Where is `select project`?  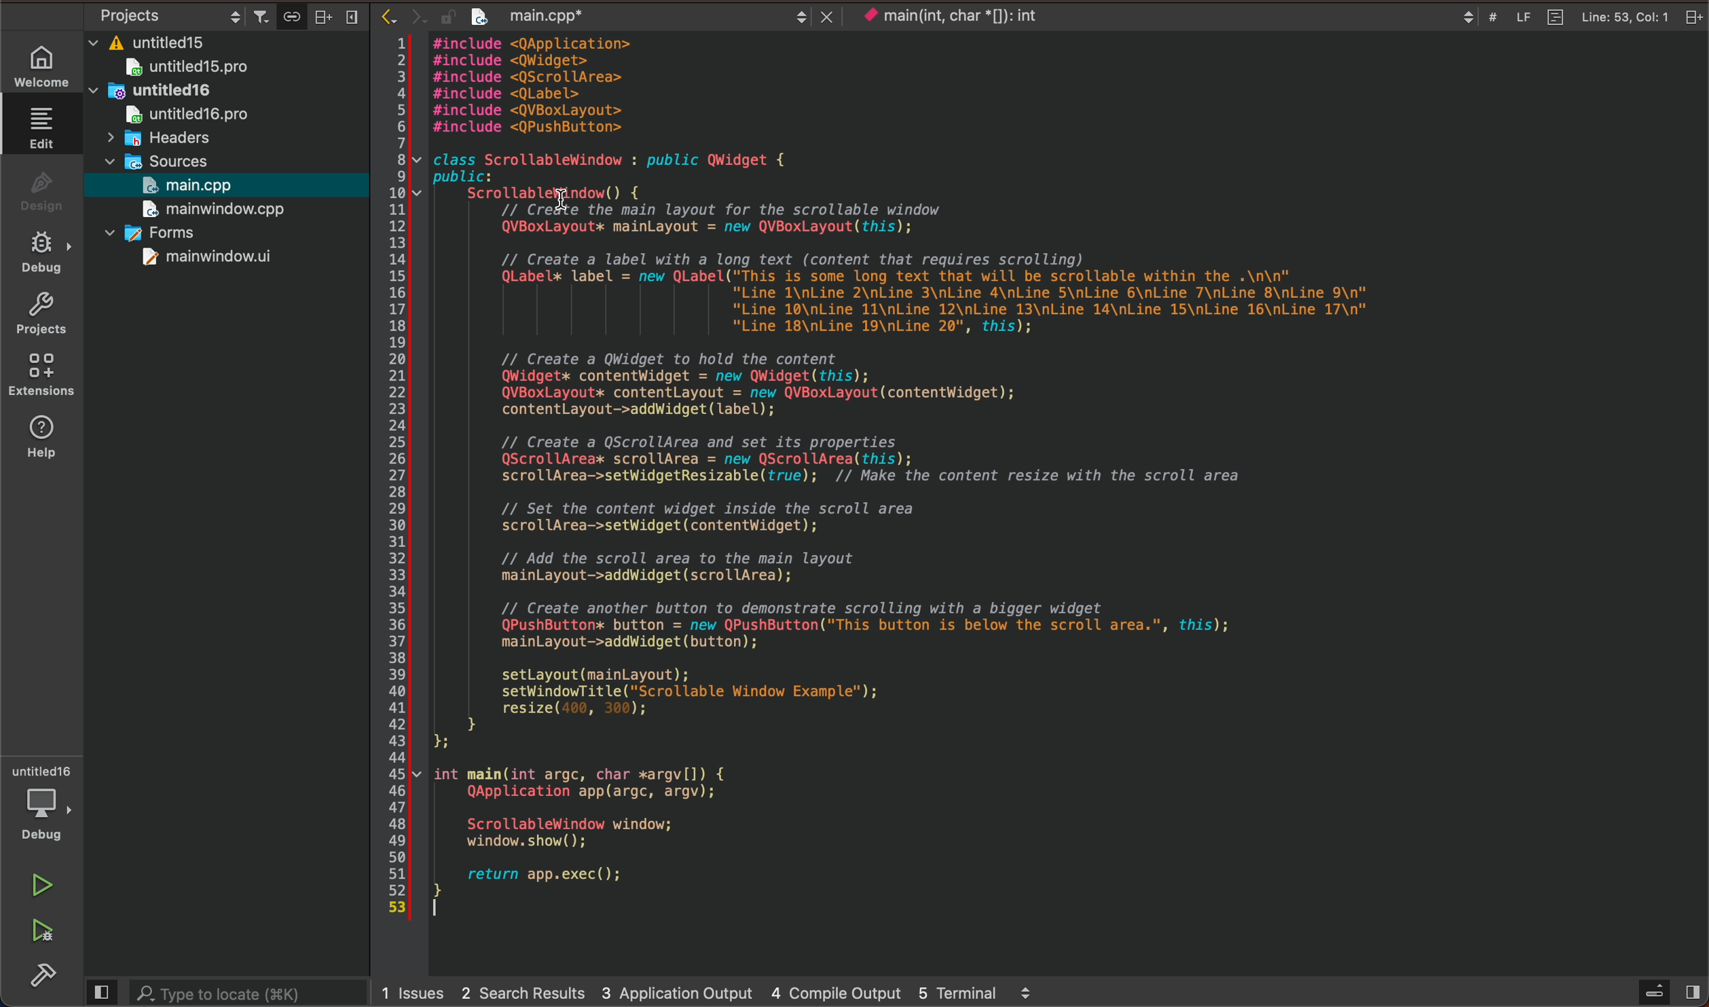
select project is located at coordinates (165, 17).